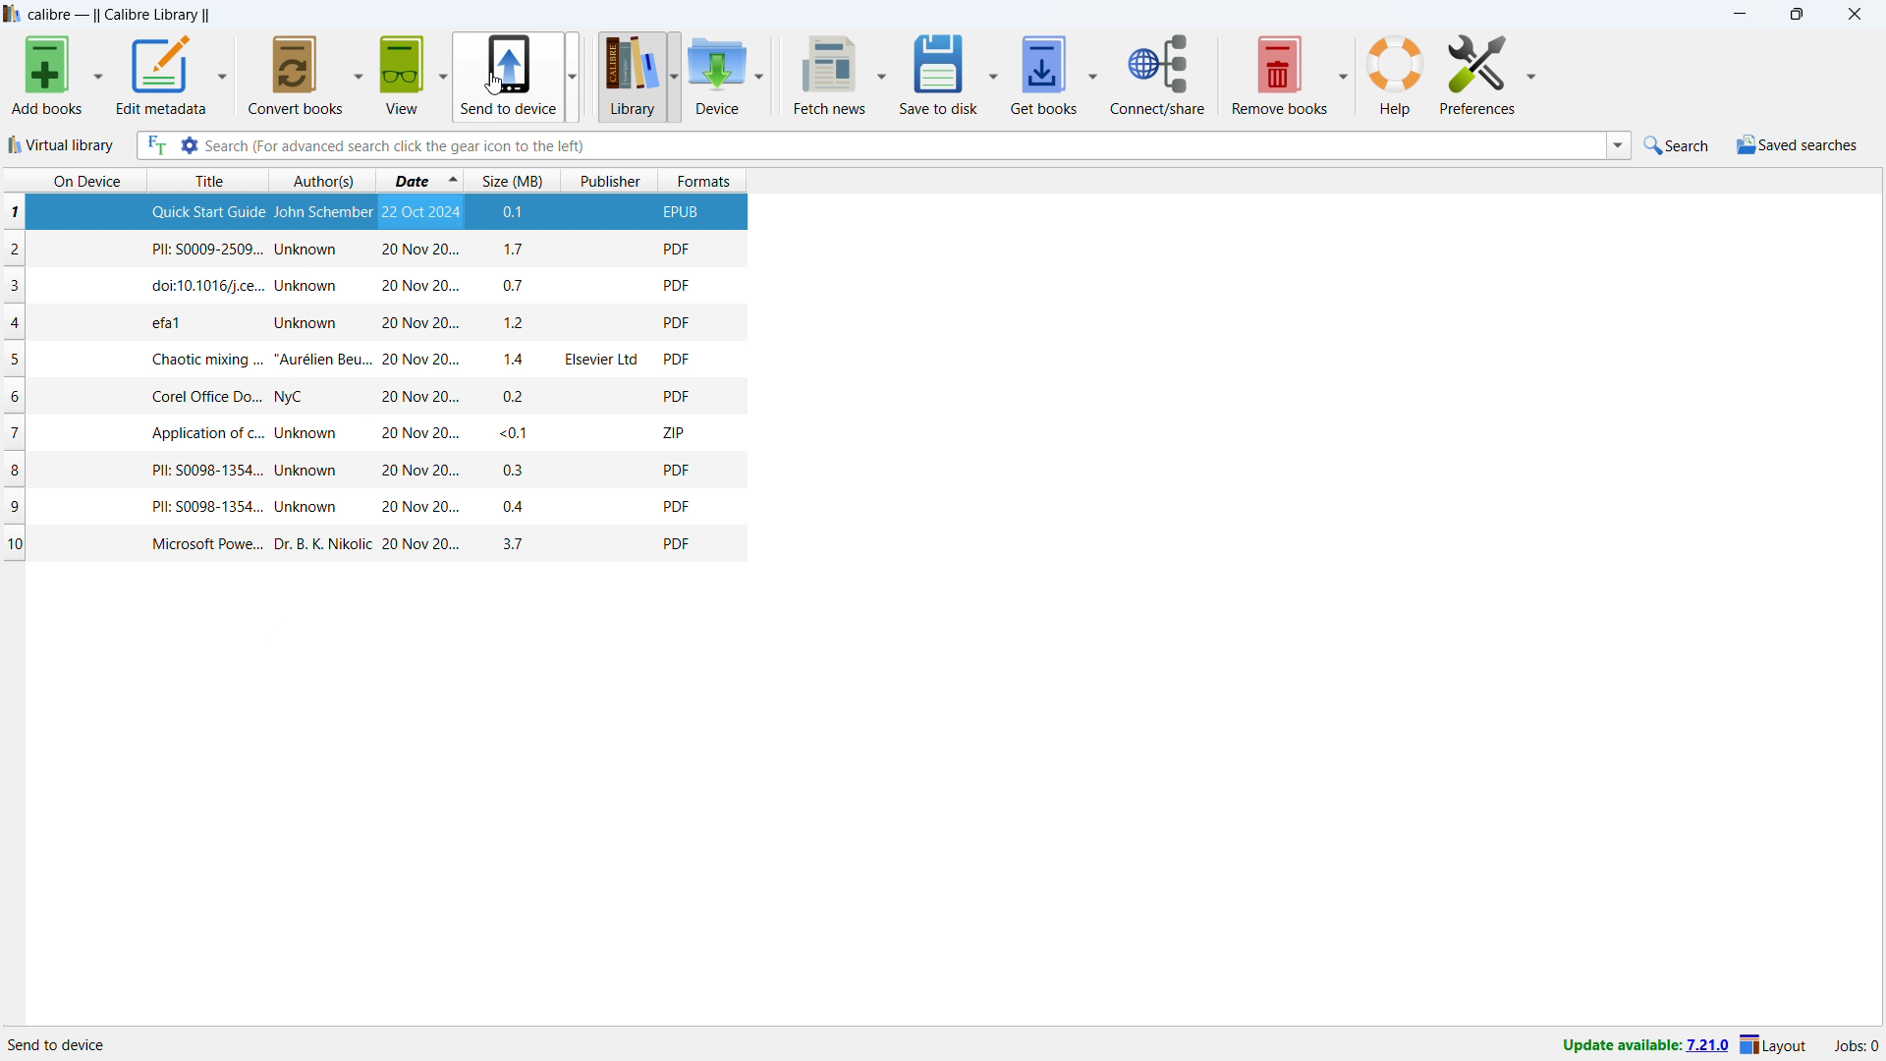 The height and width of the screenshot is (1061, 1886). Describe the element at coordinates (1643, 1047) in the screenshot. I see `update` at that location.